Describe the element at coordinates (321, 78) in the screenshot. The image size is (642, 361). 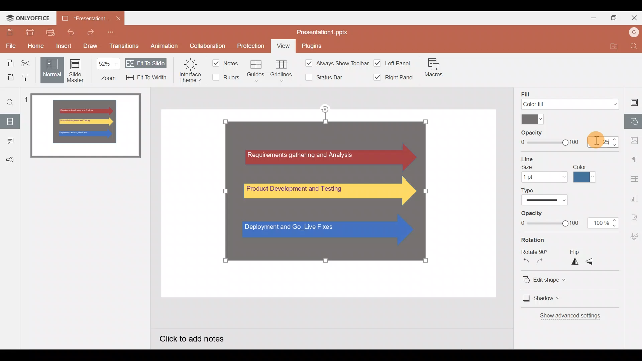
I see `Status bar` at that location.